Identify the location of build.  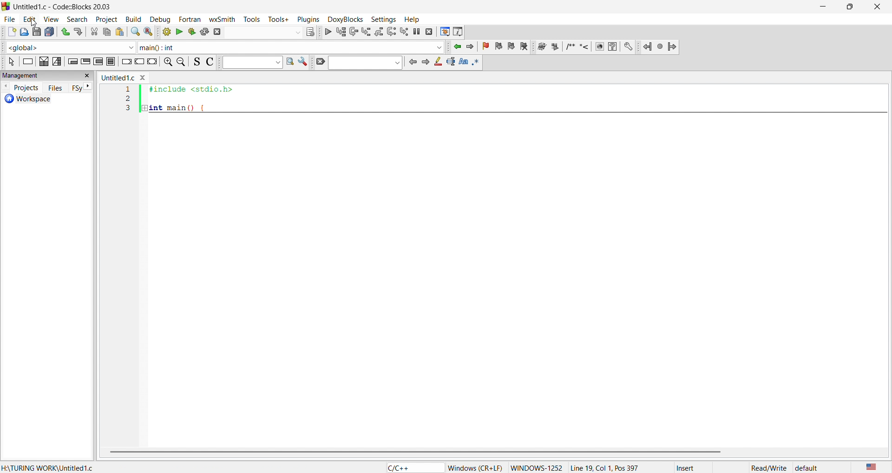
(132, 18).